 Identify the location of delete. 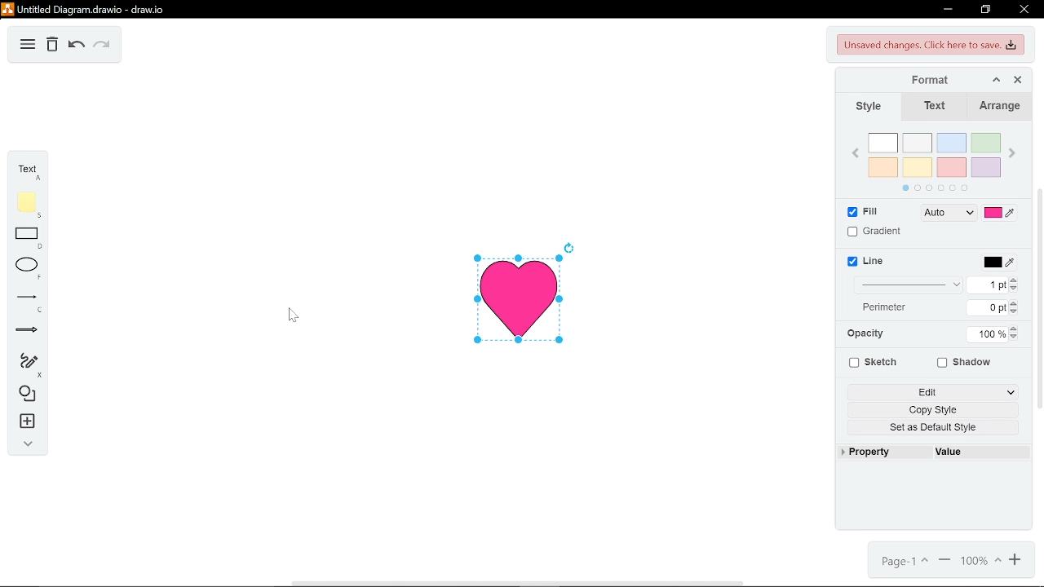
(54, 46).